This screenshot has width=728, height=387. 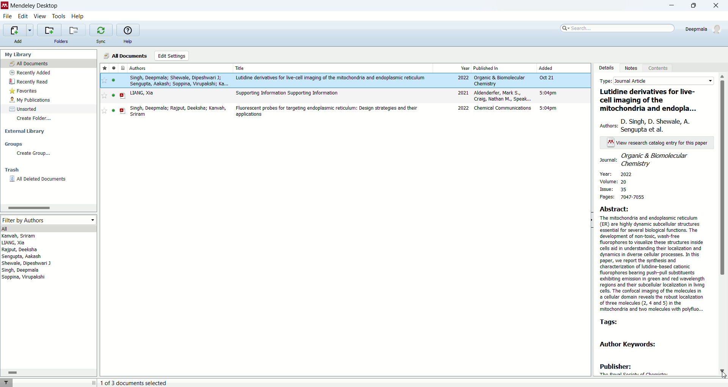 I want to click on content, so click(x=657, y=69).